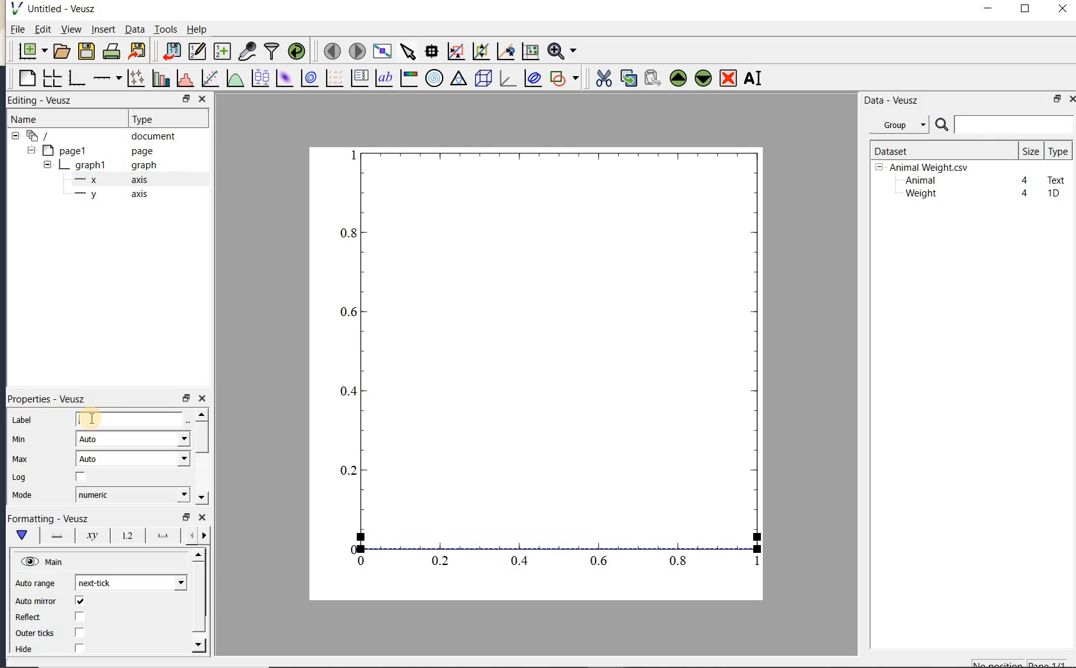 Image resolution: width=1076 pixels, height=668 pixels. What do you see at coordinates (530, 52) in the screenshot?
I see `click to reset graph axes` at bounding box center [530, 52].